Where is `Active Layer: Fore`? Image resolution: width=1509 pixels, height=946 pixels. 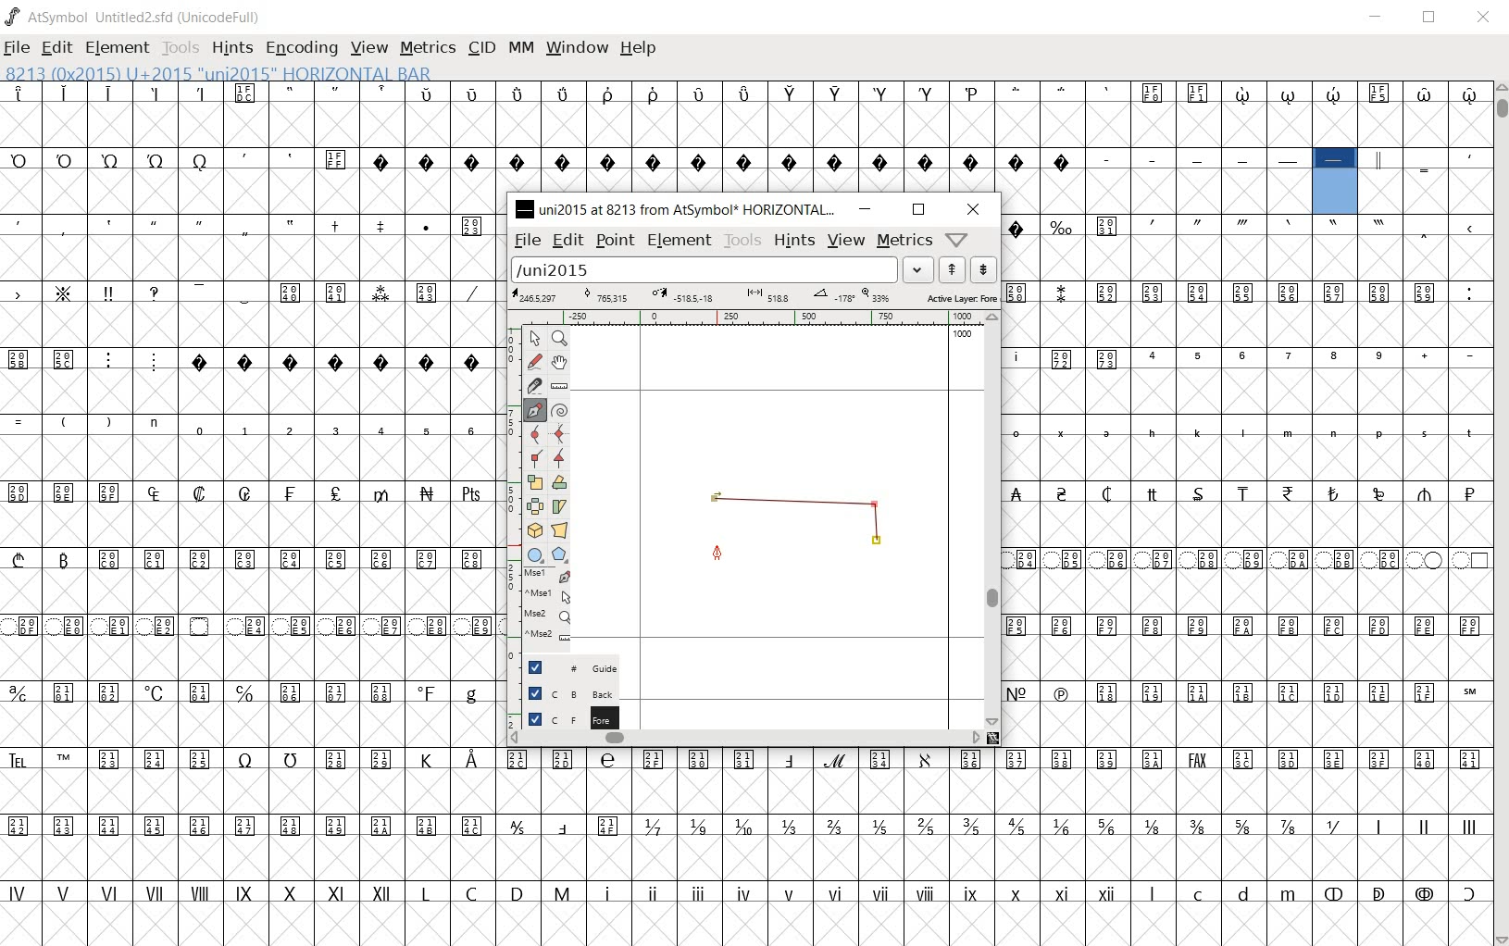 Active Layer: Fore is located at coordinates (754, 298).